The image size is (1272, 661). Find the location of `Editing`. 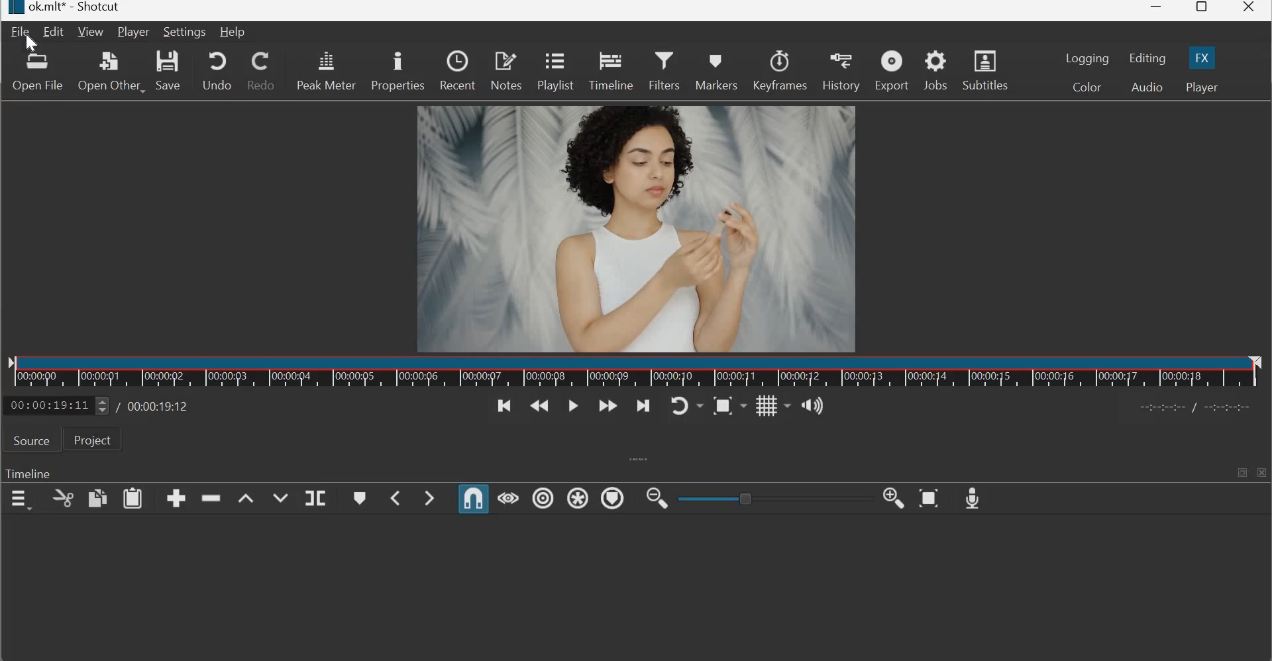

Editing is located at coordinates (1147, 58).